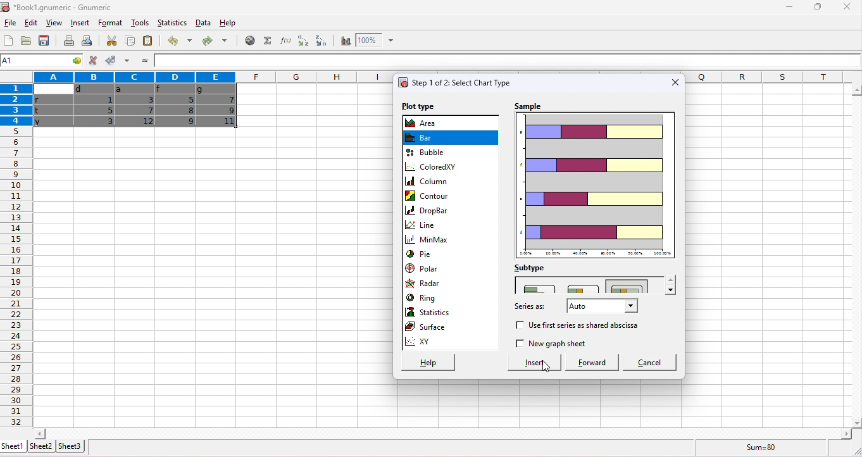 Image resolution: width=862 pixels, height=457 pixels. Describe the element at coordinates (68, 41) in the screenshot. I see `print` at that location.